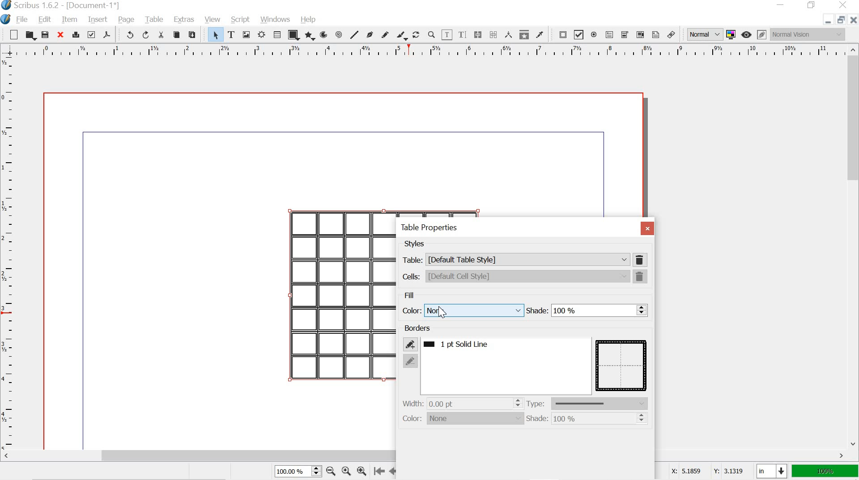 This screenshot has height=480, width=859. I want to click on freehand line, so click(386, 34).